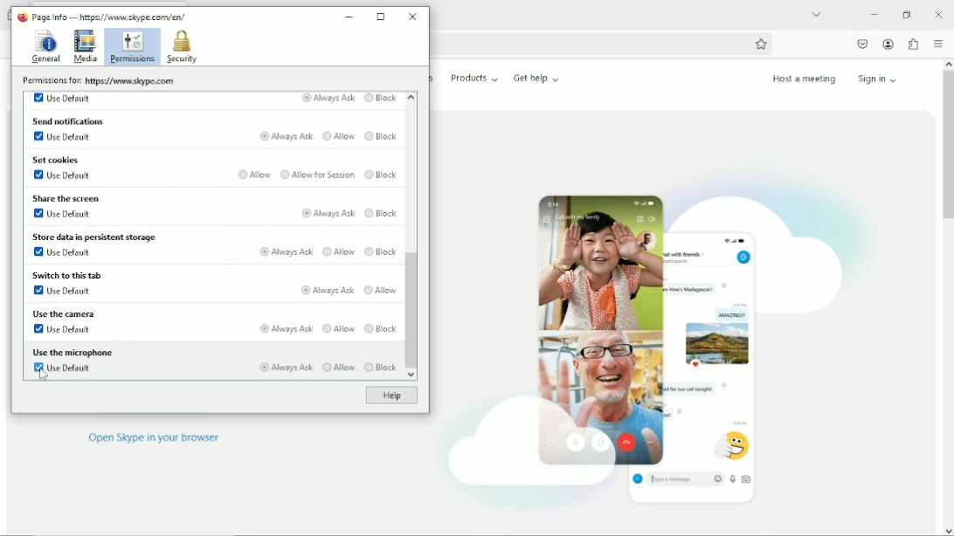  Describe the element at coordinates (328, 99) in the screenshot. I see `Always Ask` at that location.